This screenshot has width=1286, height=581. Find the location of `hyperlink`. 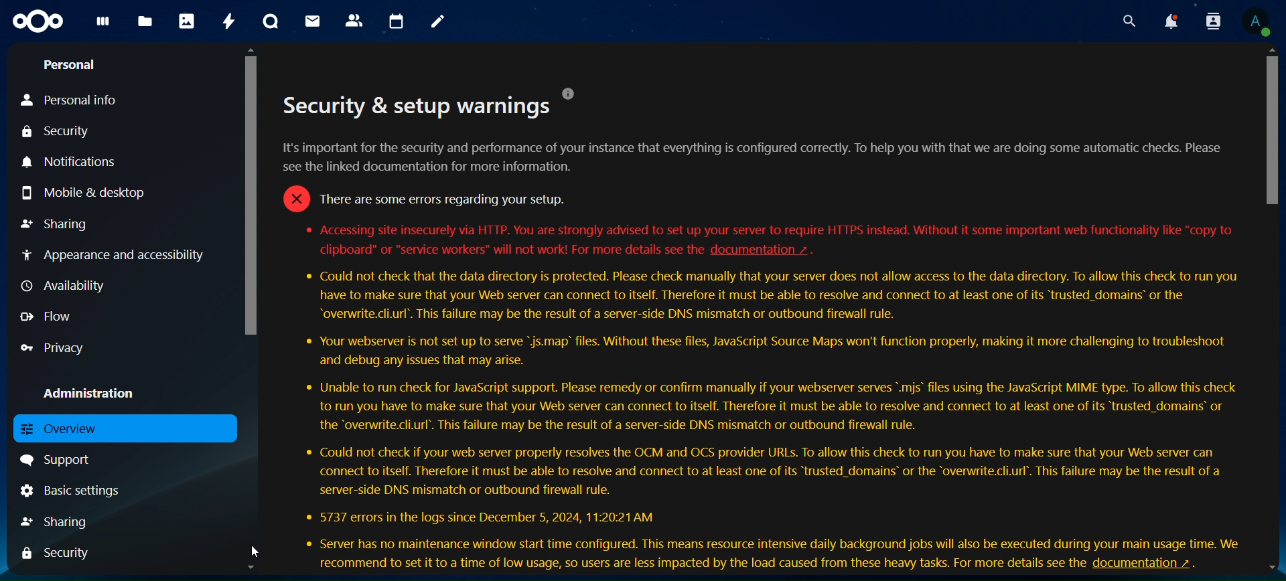

hyperlink is located at coordinates (1157, 562).